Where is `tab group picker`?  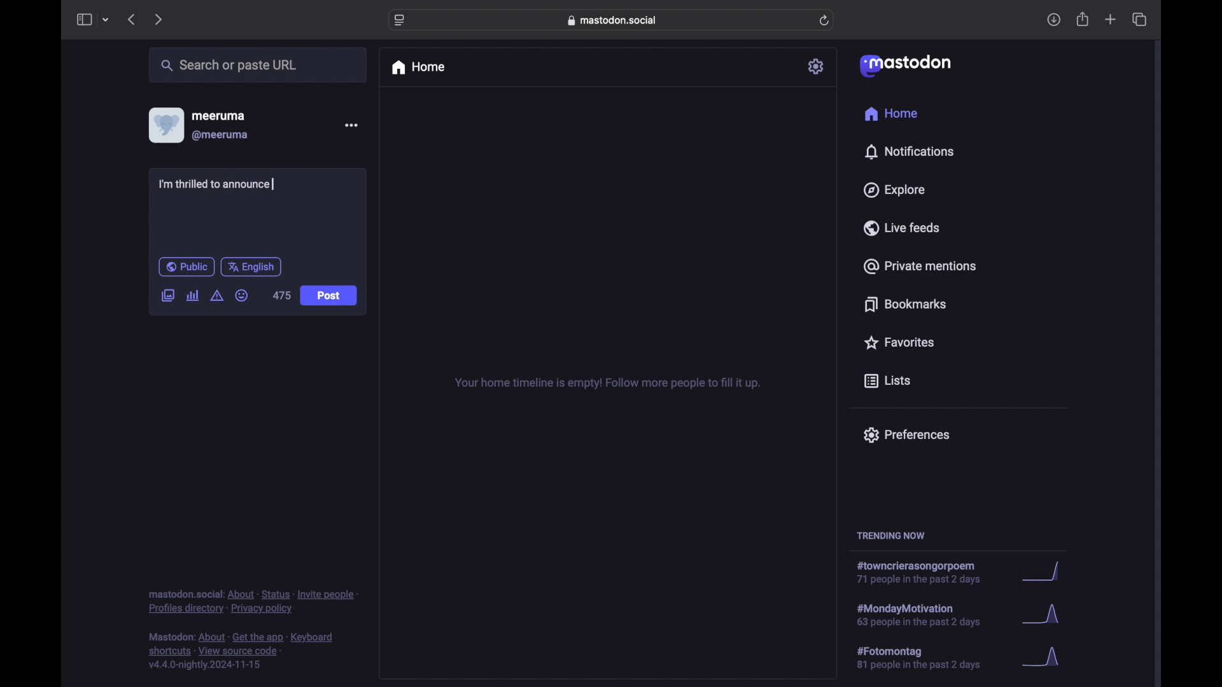
tab group picker is located at coordinates (106, 19).